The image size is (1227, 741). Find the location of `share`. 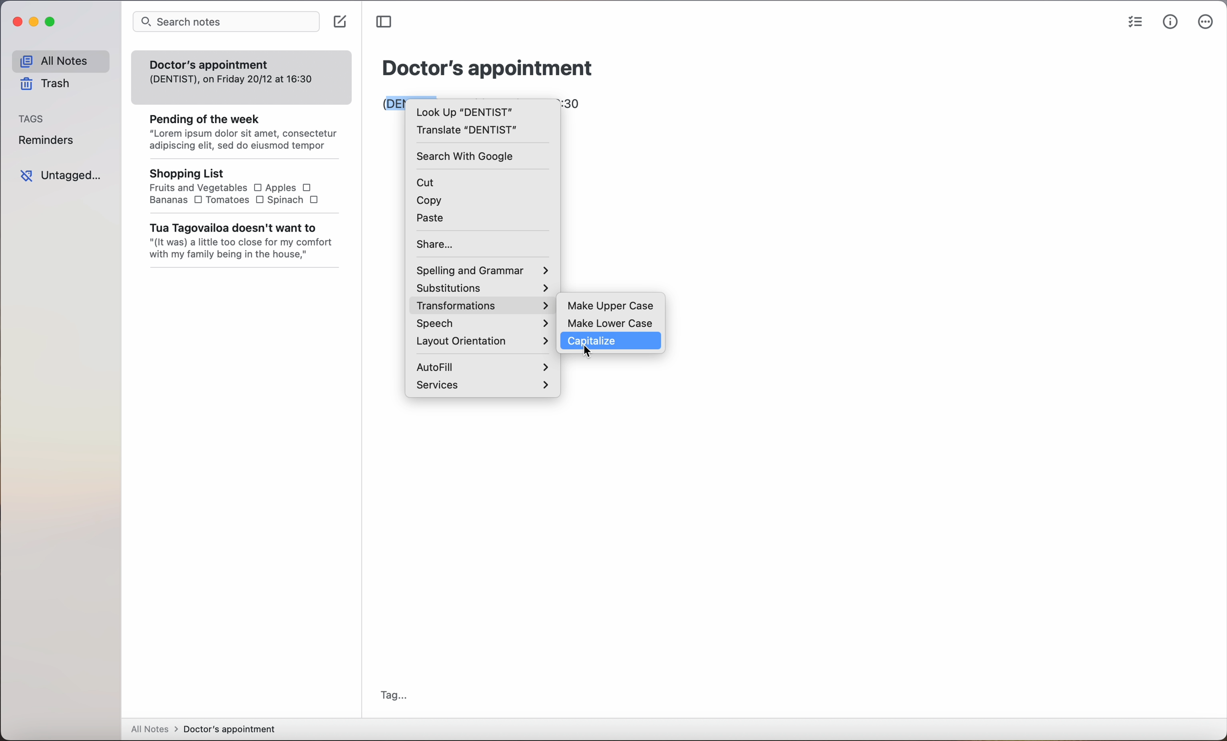

share is located at coordinates (438, 244).